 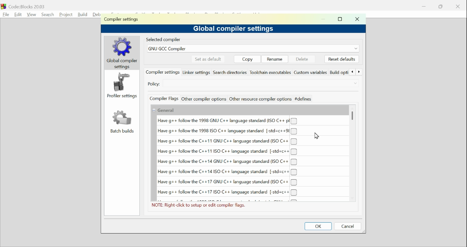 I want to click on Back, so click(x=352, y=72).